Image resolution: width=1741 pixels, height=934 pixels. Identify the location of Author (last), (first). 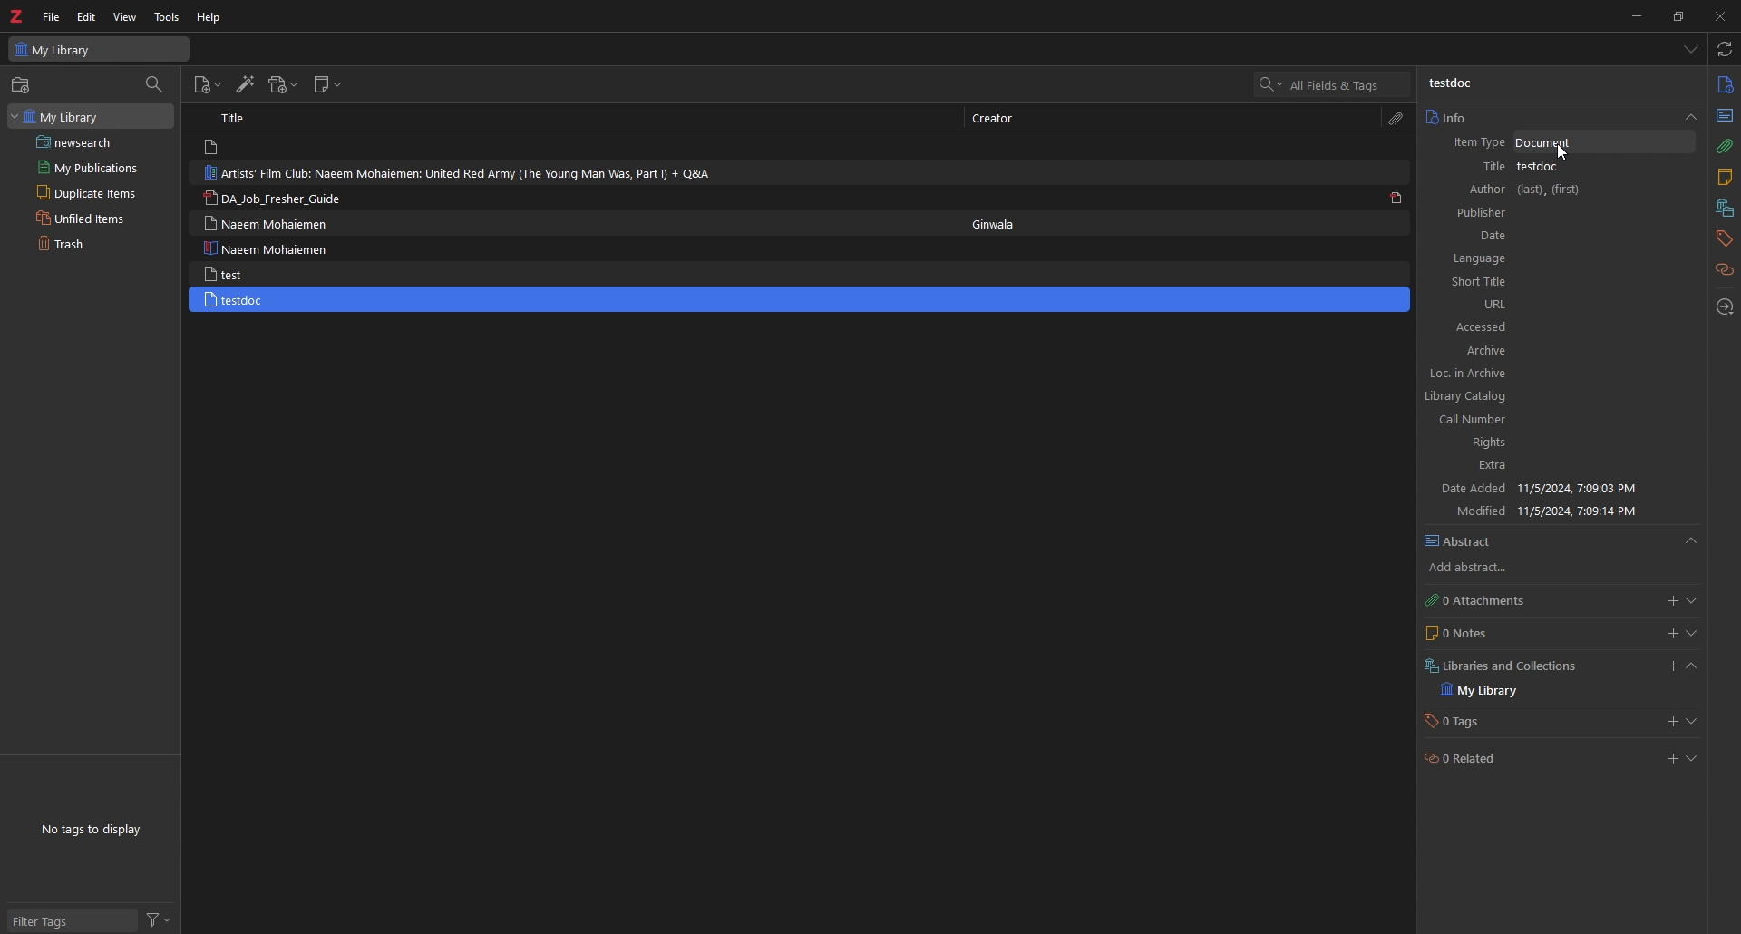
(1565, 190).